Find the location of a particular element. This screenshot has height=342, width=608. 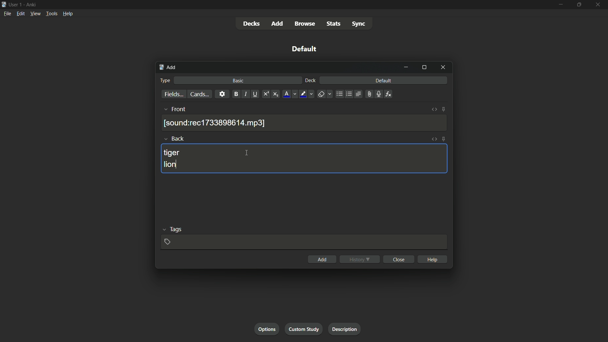

recording saved is located at coordinates (216, 123).